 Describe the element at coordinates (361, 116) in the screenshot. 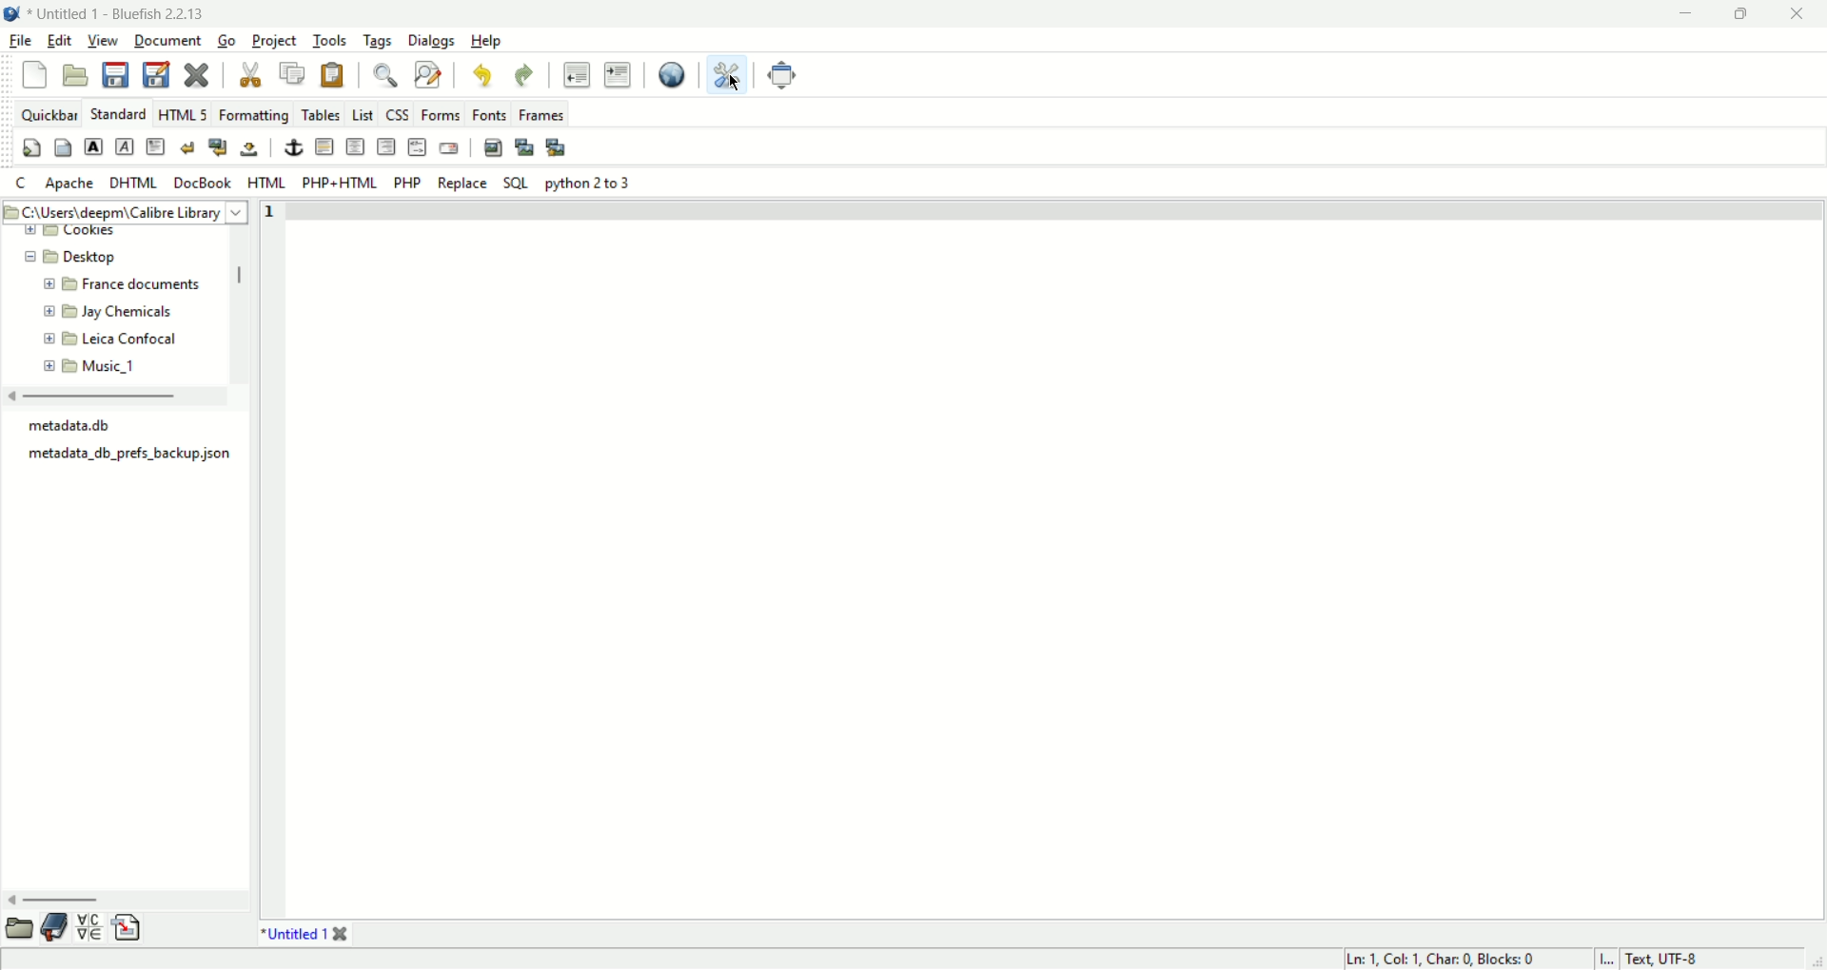

I see `List` at that location.